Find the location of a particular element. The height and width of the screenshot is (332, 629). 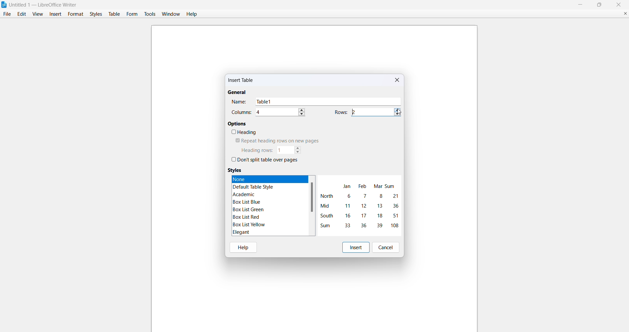

insert table is located at coordinates (242, 81).